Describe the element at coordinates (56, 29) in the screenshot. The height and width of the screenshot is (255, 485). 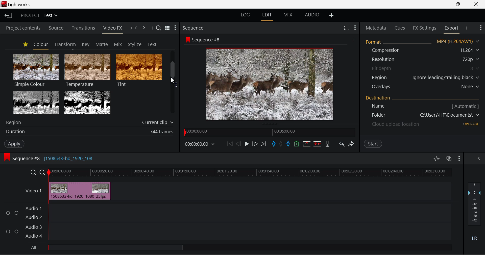
I see `Source` at that location.